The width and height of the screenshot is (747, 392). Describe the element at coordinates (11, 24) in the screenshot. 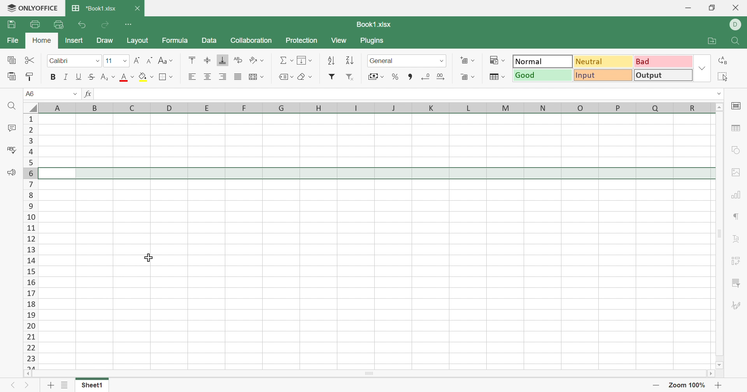

I see `Save` at that location.